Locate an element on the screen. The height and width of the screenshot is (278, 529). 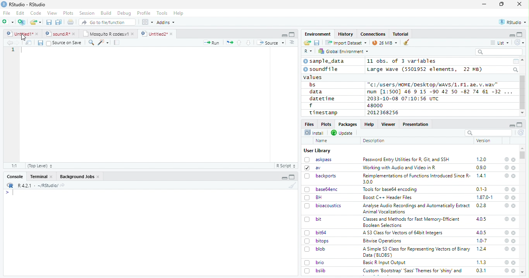
Edit is located at coordinates (20, 13).